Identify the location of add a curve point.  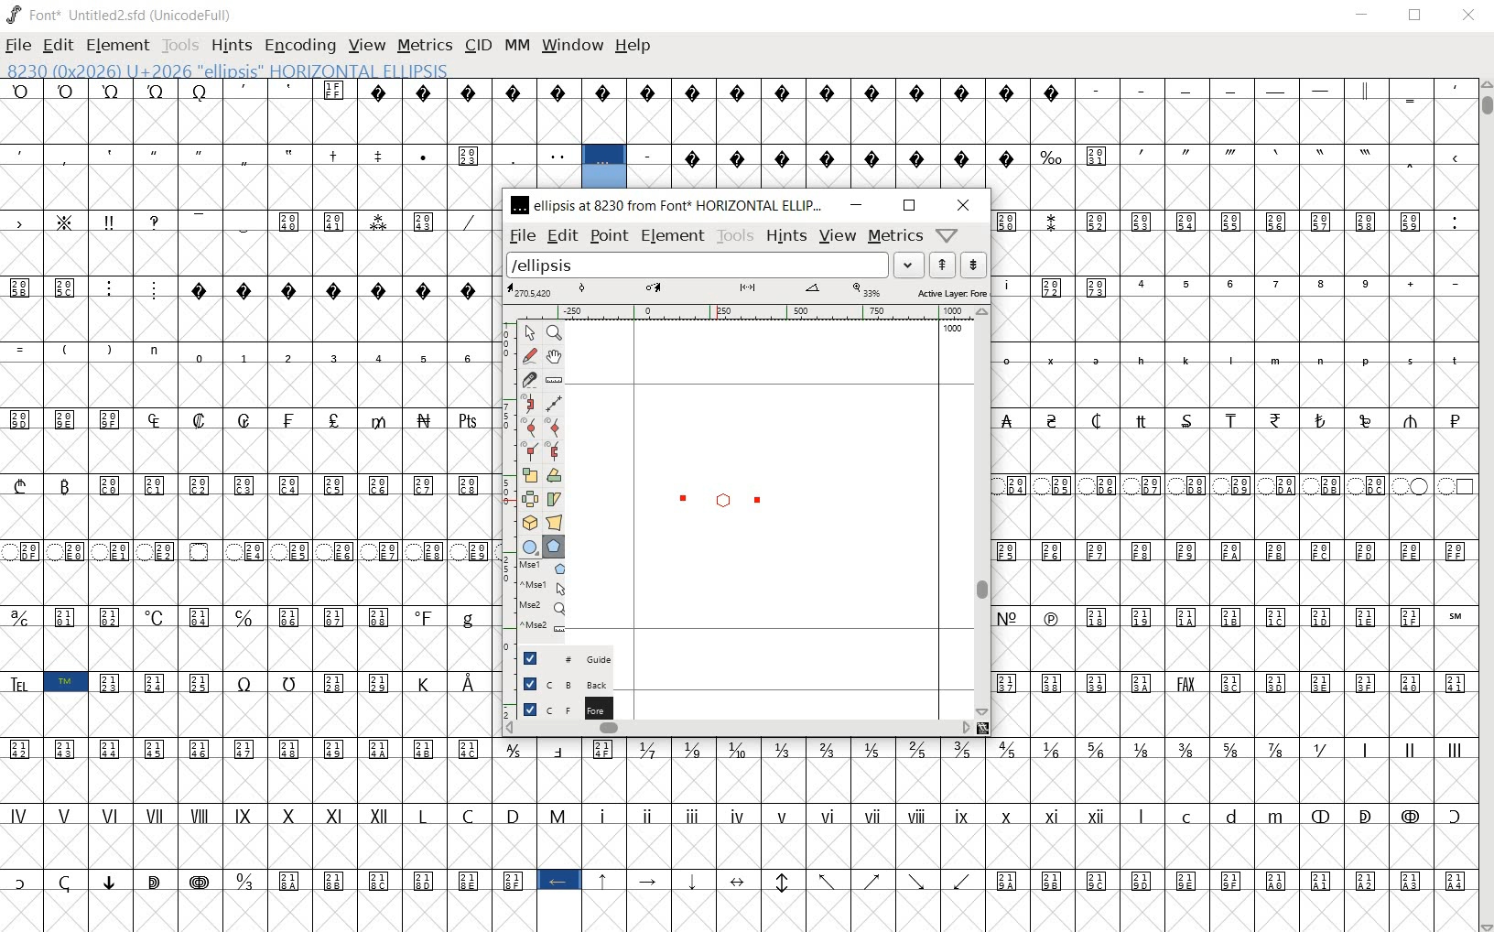
(529, 426).